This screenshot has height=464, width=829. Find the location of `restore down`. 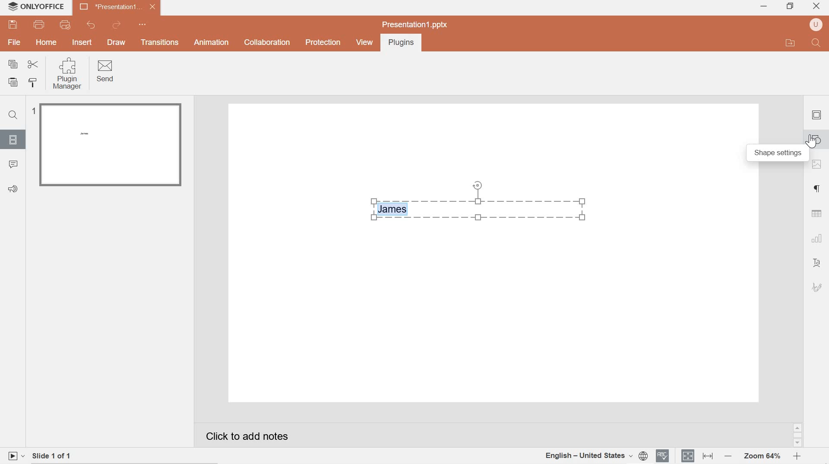

restore down is located at coordinates (790, 5).